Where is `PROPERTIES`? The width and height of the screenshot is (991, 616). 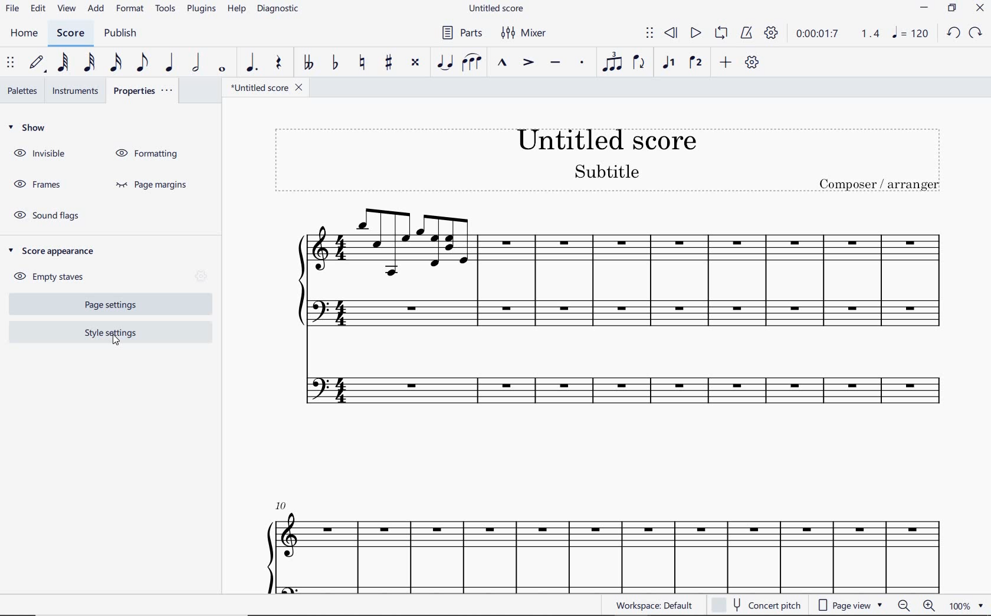 PROPERTIES is located at coordinates (143, 90).